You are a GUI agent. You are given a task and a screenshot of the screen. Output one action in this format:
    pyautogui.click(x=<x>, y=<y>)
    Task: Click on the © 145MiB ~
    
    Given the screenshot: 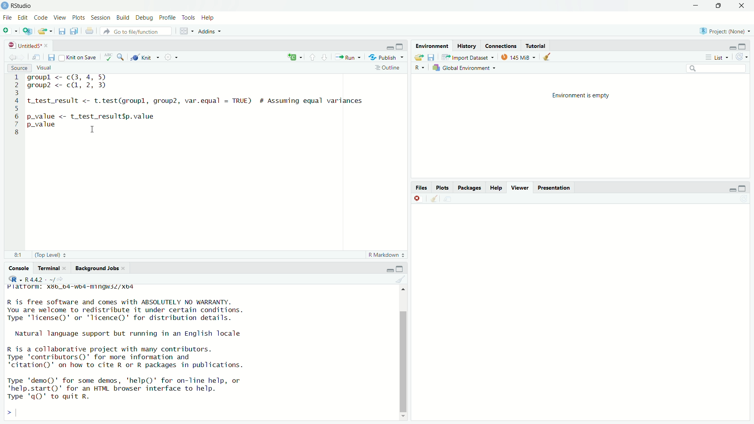 What is the action you would take?
    pyautogui.click(x=518, y=57)
    